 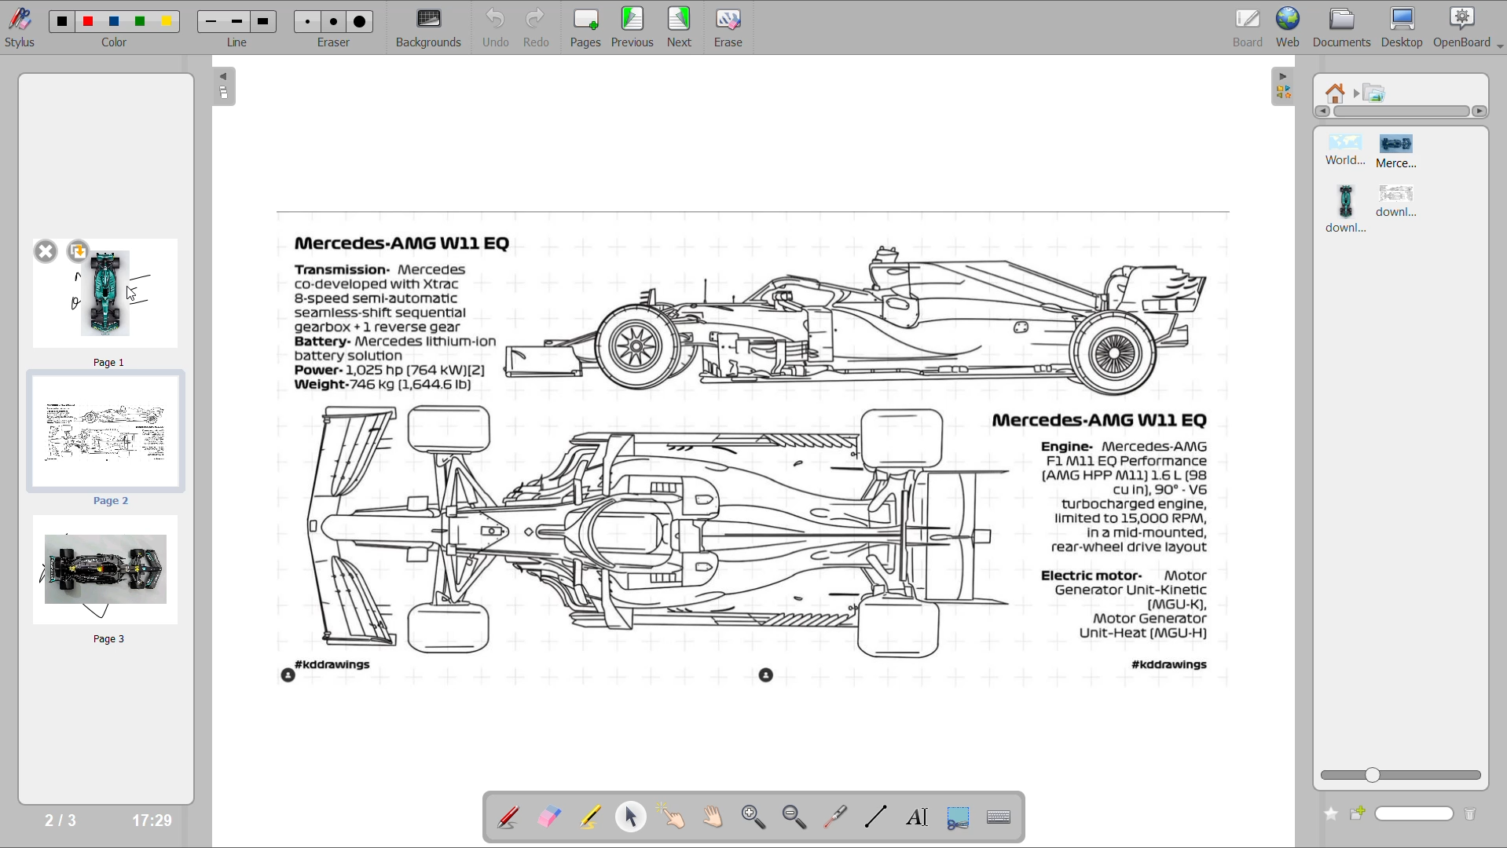 What do you see at coordinates (60, 20) in the screenshot?
I see `color 1` at bounding box center [60, 20].